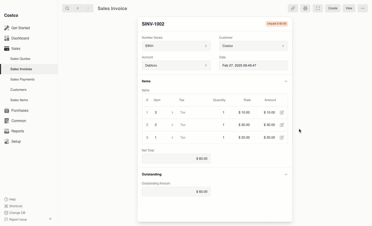 This screenshot has height=226, width=372. Describe the element at coordinates (12, 15) in the screenshot. I see `Costco` at that location.